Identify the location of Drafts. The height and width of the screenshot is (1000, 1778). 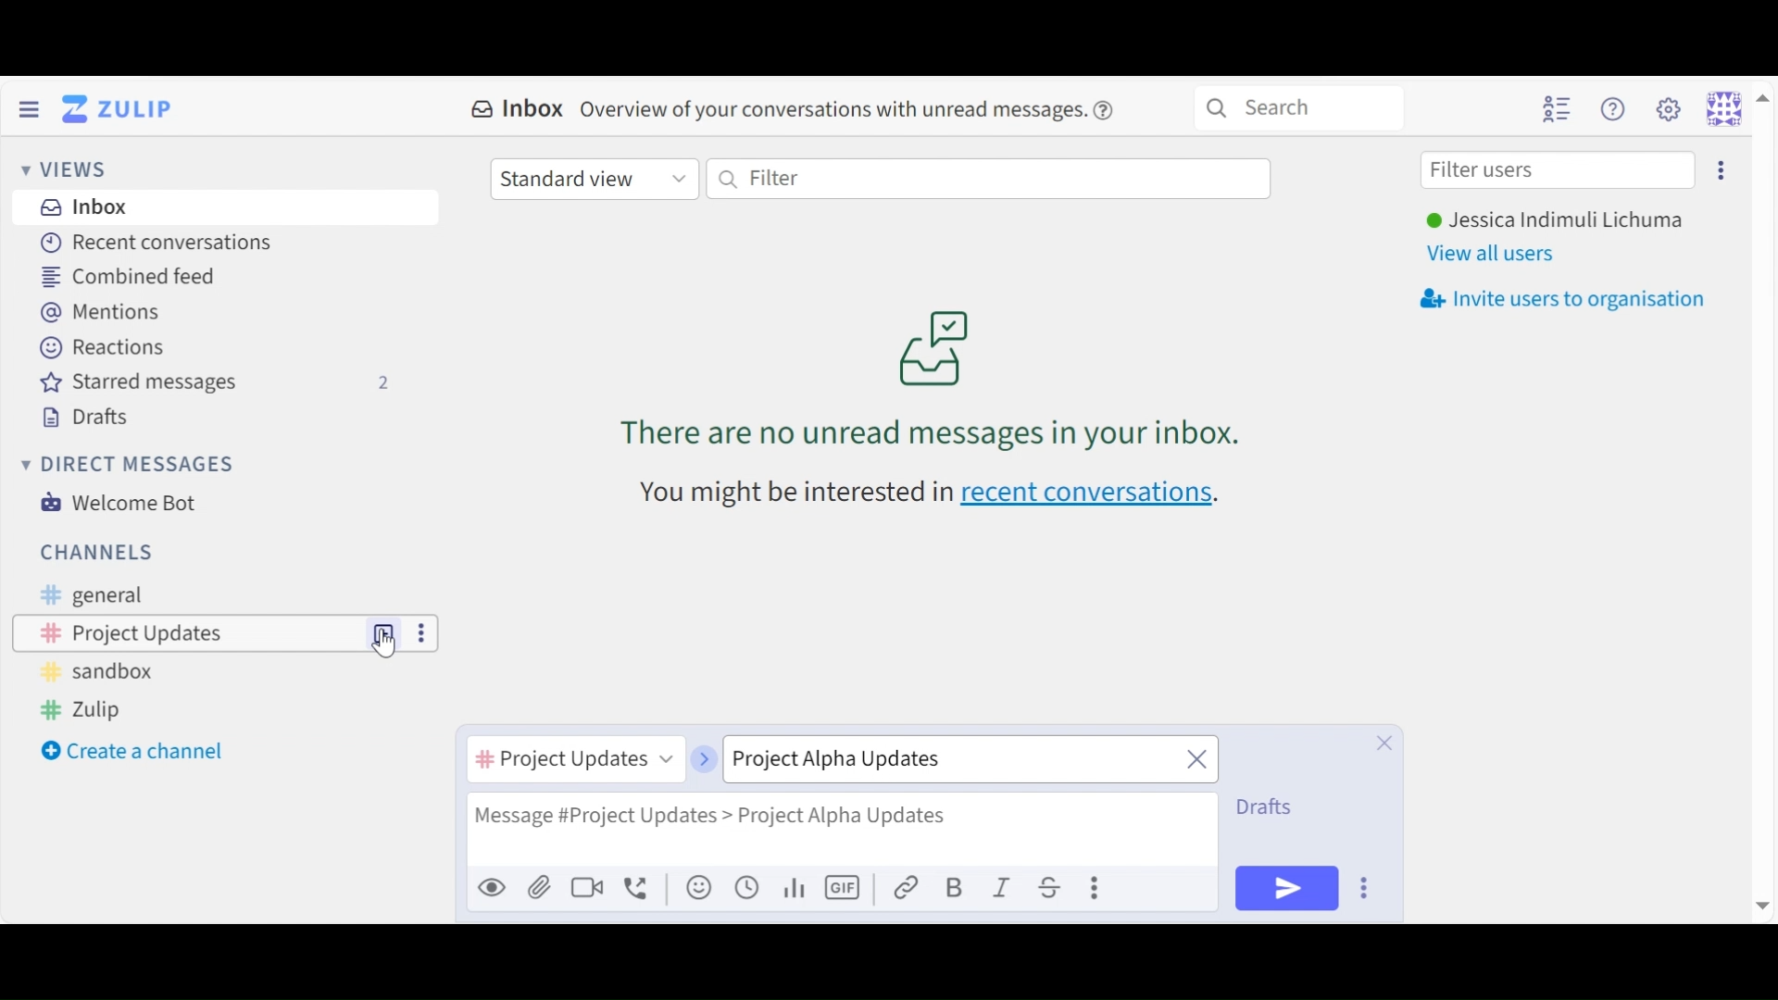
(1270, 806).